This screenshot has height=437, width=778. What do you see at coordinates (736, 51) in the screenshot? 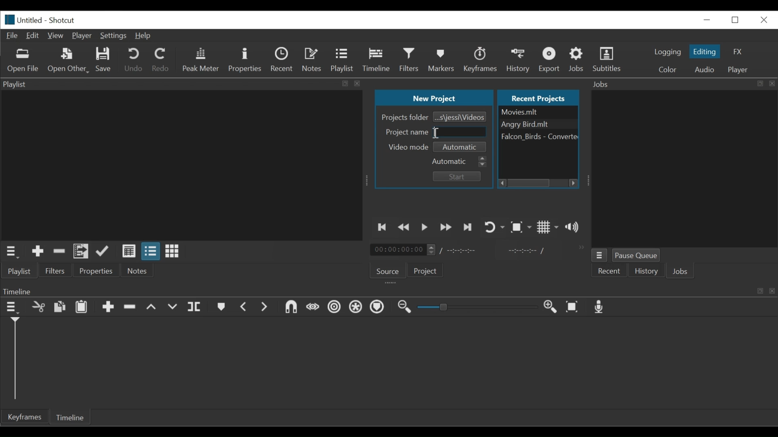
I see `FX` at bounding box center [736, 51].